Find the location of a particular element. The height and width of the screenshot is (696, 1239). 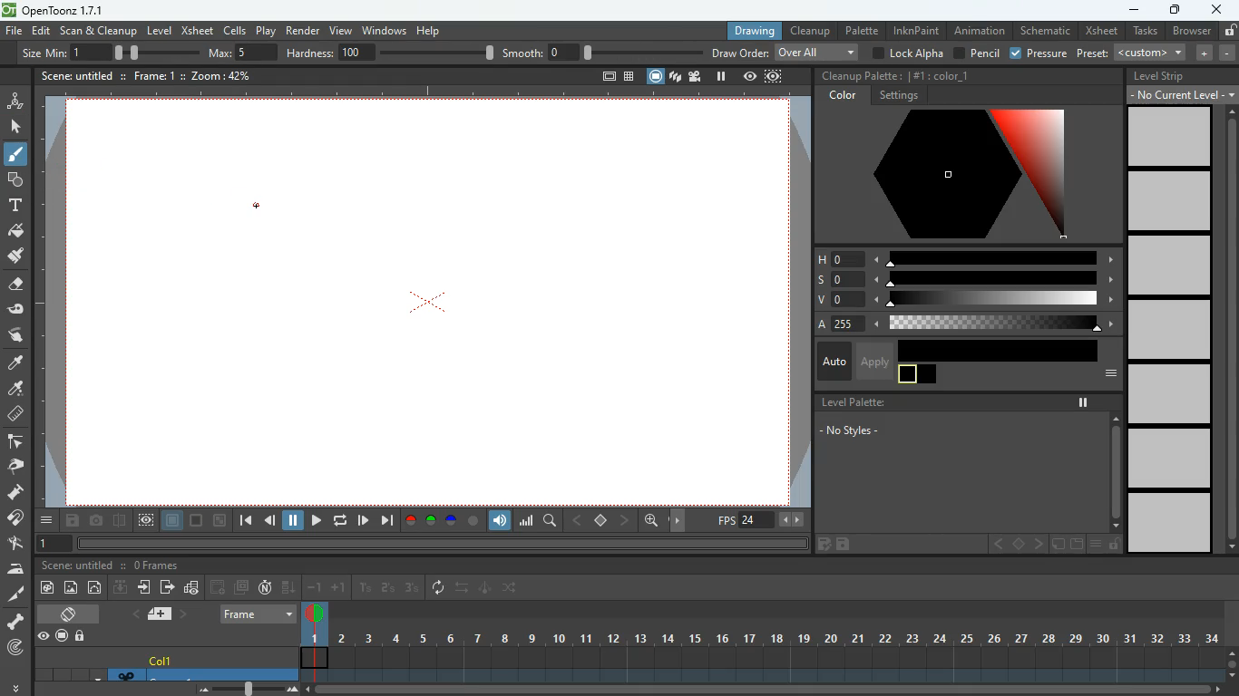

frame is located at coordinates (154, 75).